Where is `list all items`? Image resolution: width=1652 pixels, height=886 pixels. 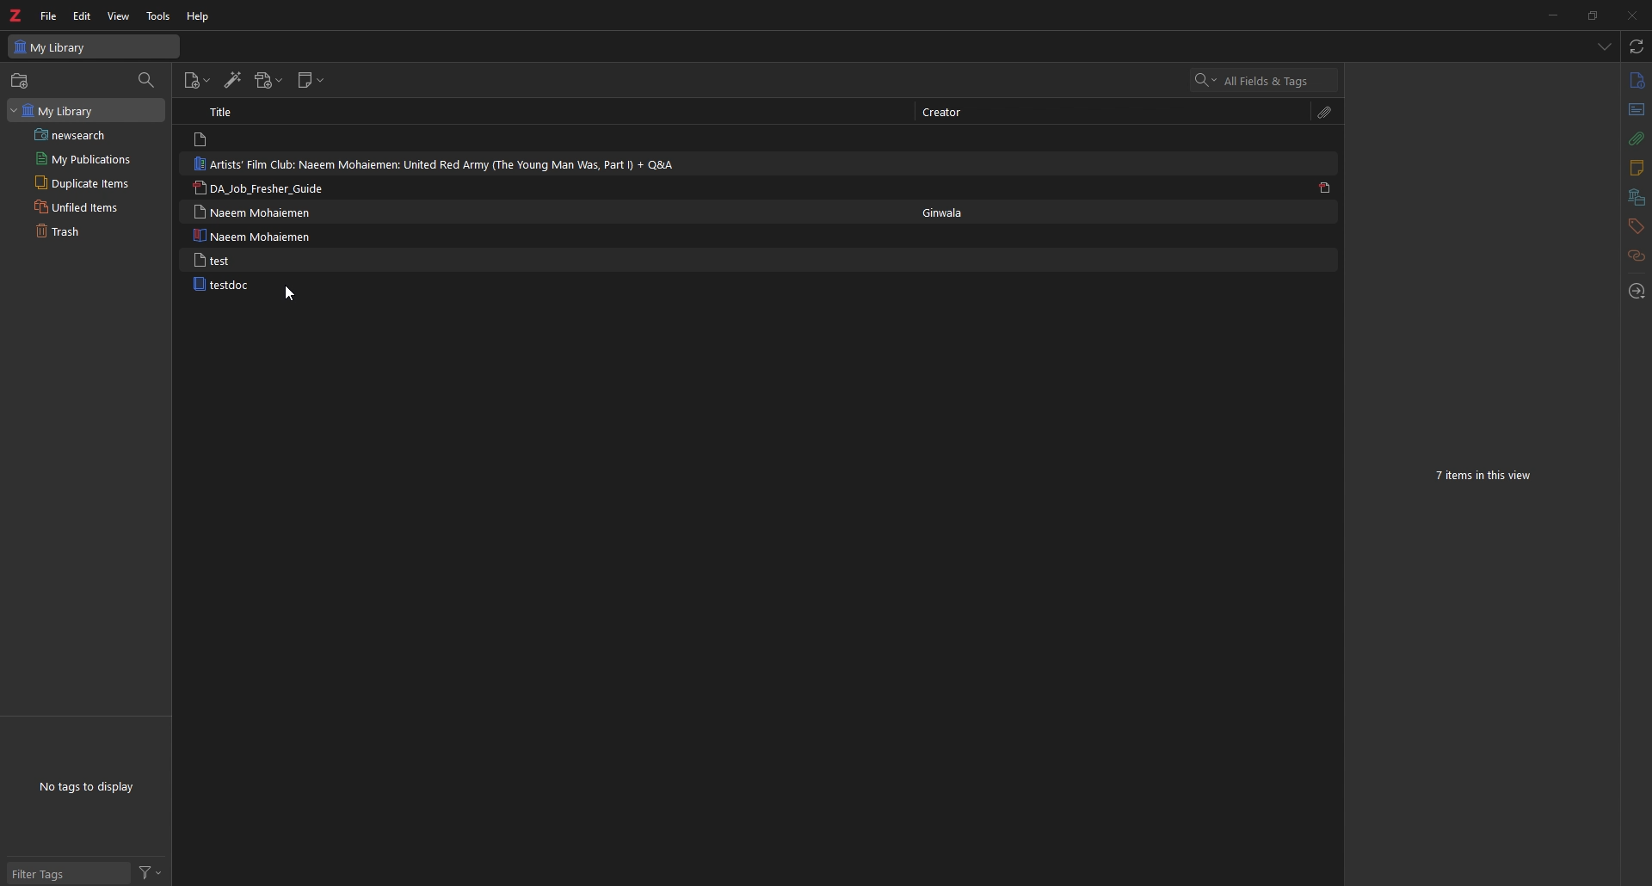 list all items is located at coordinates (1602, 46).